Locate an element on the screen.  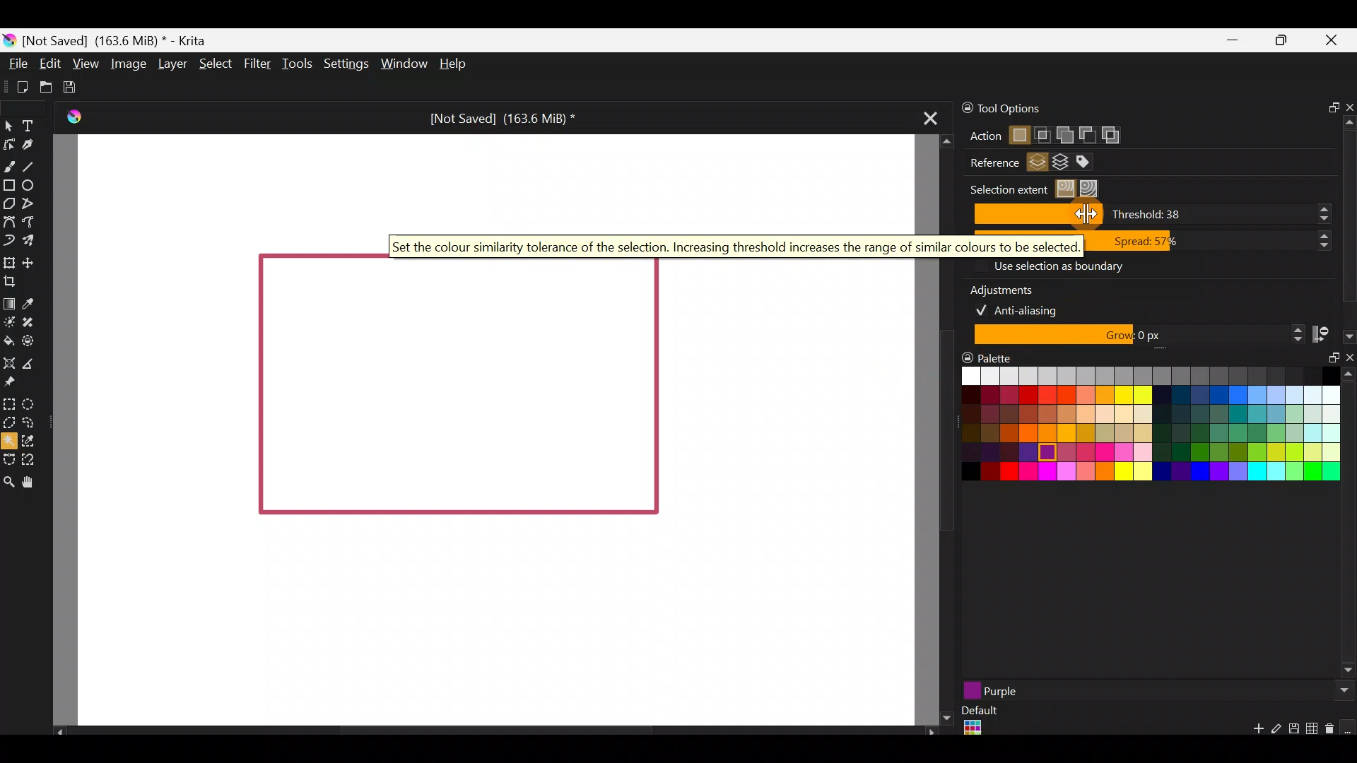
Transform a layer/selection is located at coordinates (8, 261).